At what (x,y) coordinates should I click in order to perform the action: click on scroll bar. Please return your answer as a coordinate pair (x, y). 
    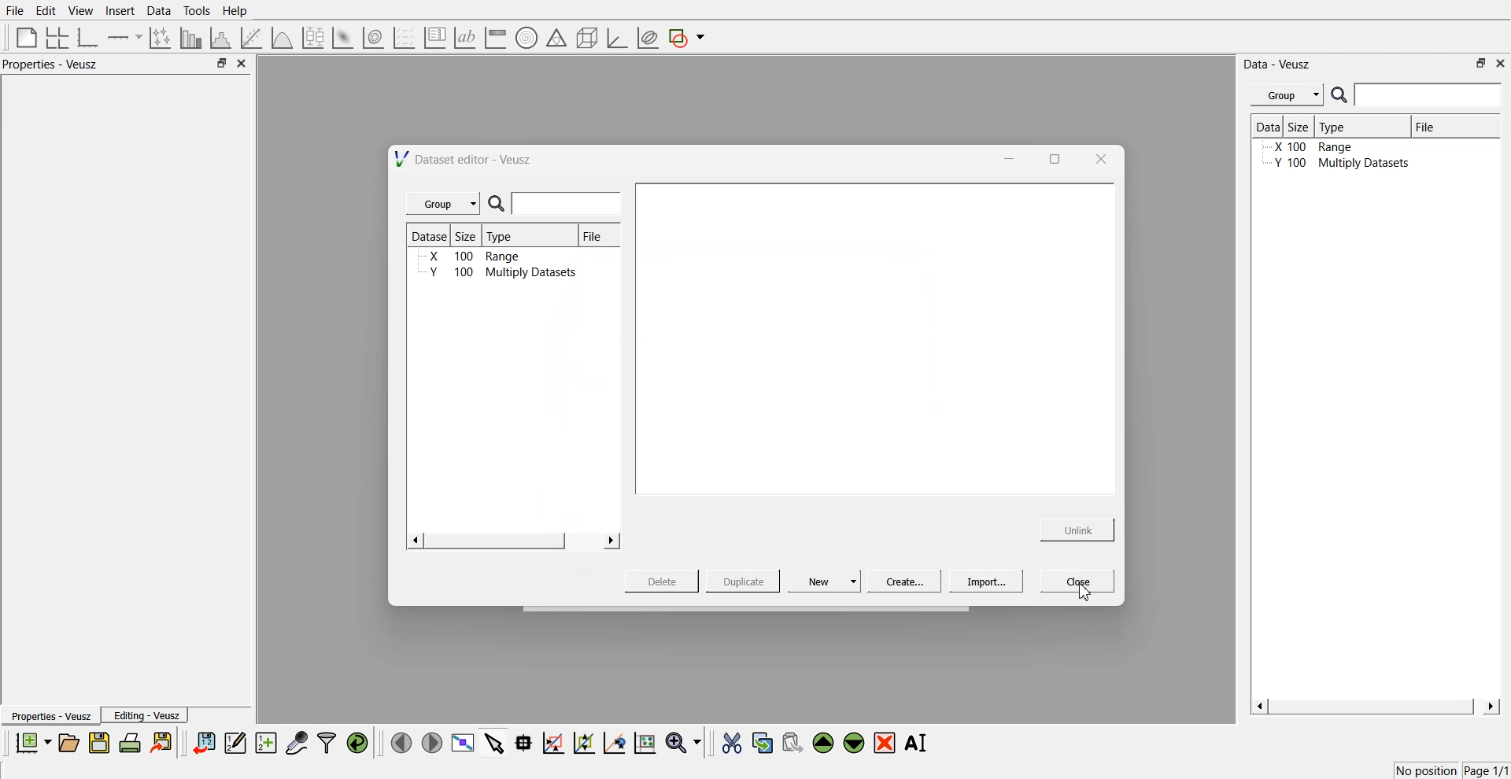
    Looking at the image, I should click on (495, 542).